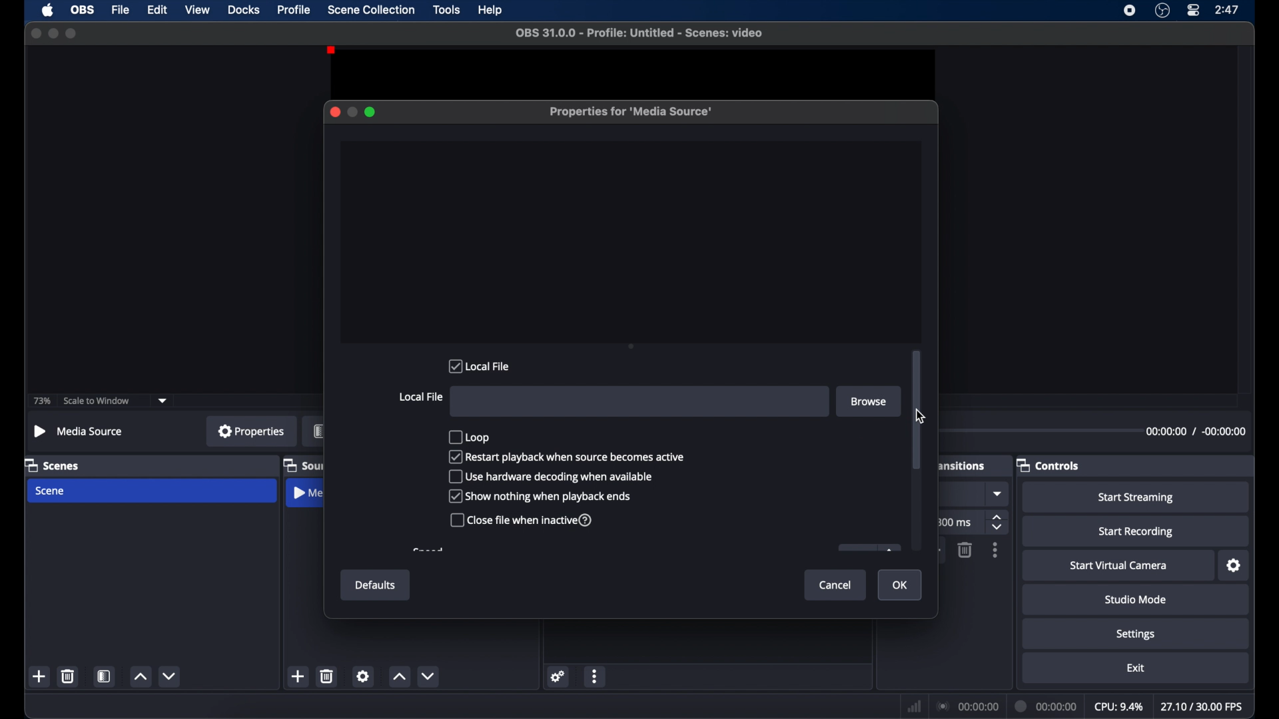 This screenshot has height=719, width=1279. Describe the element at coordinates (1049, 465) in the screenshot. I see `controls` at that location.